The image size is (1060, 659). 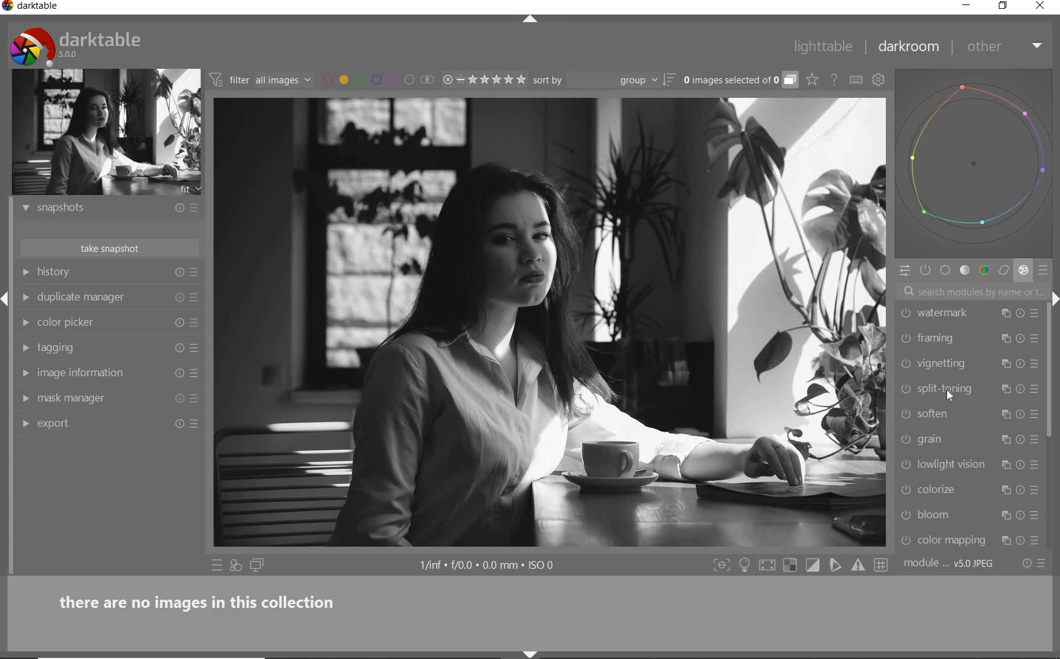 I want to click on multiple instance actions, so click(x=1005, y=440).